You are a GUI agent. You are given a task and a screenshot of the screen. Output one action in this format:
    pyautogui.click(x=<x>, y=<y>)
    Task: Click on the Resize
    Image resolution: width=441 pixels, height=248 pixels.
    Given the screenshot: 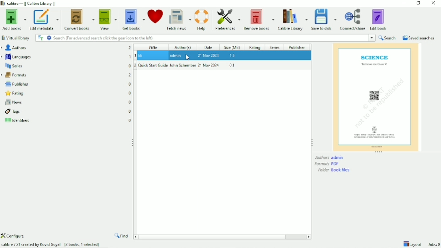 What is the action you would take?
    pyautogui.click(x=378, y=152)
    